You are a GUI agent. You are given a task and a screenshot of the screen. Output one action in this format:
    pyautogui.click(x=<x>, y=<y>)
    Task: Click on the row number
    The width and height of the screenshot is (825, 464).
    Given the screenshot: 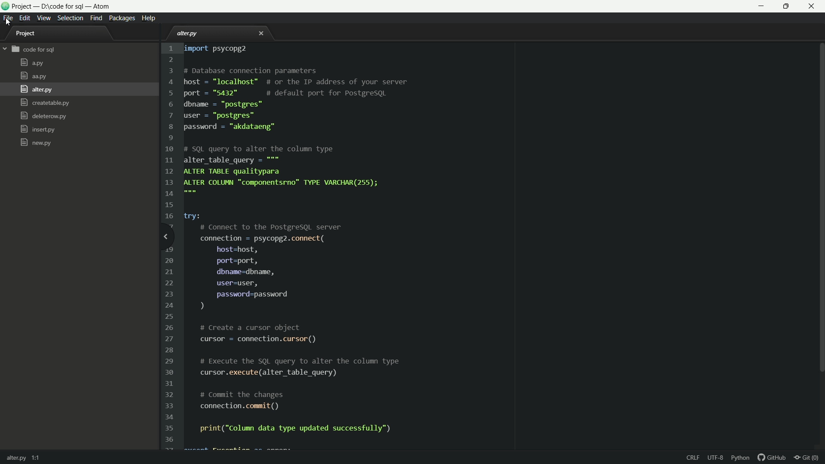 What is the action you would take?
    pyautogui.click(x=168, y=246)
    